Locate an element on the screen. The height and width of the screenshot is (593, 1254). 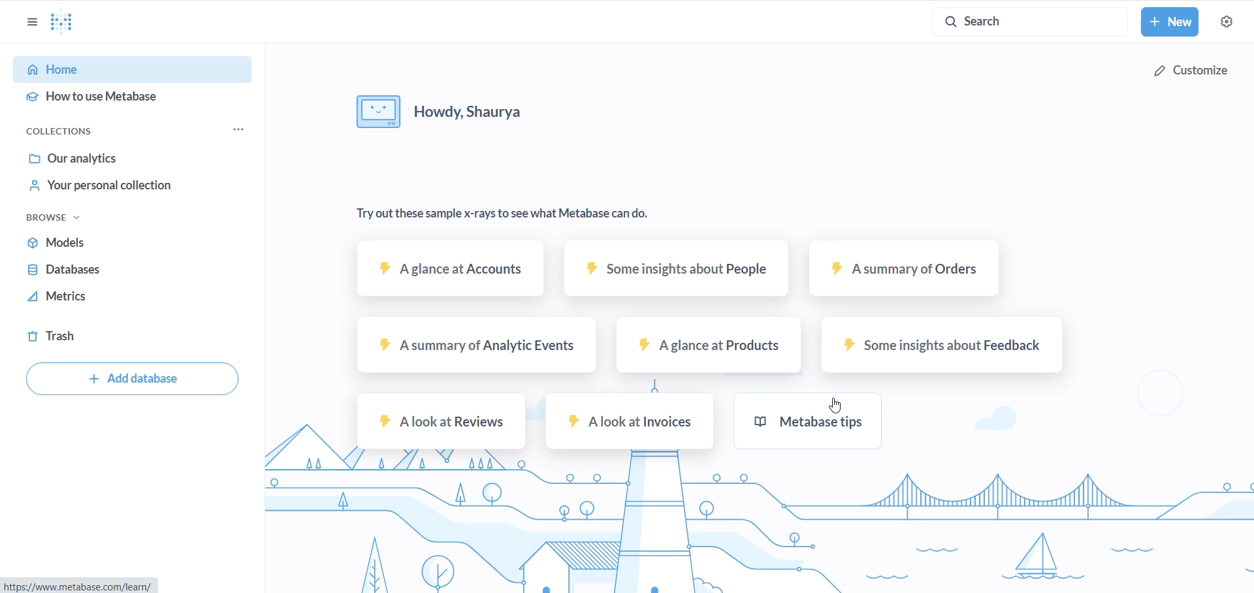
A look at invoices sample is located at coordinates (626, 423).